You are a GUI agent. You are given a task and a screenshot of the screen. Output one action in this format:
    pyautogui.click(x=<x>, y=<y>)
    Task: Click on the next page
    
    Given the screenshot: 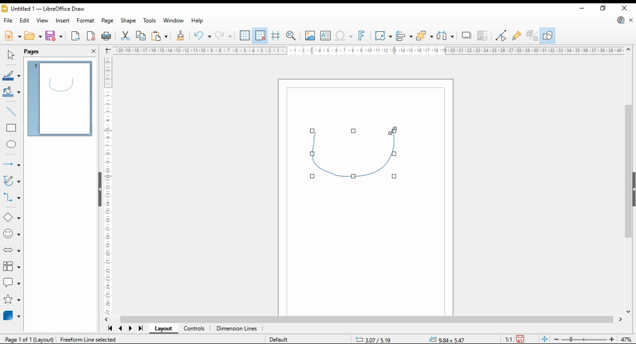 What is the action you would take?
    pyautogui.click(x=130, y=329)
    